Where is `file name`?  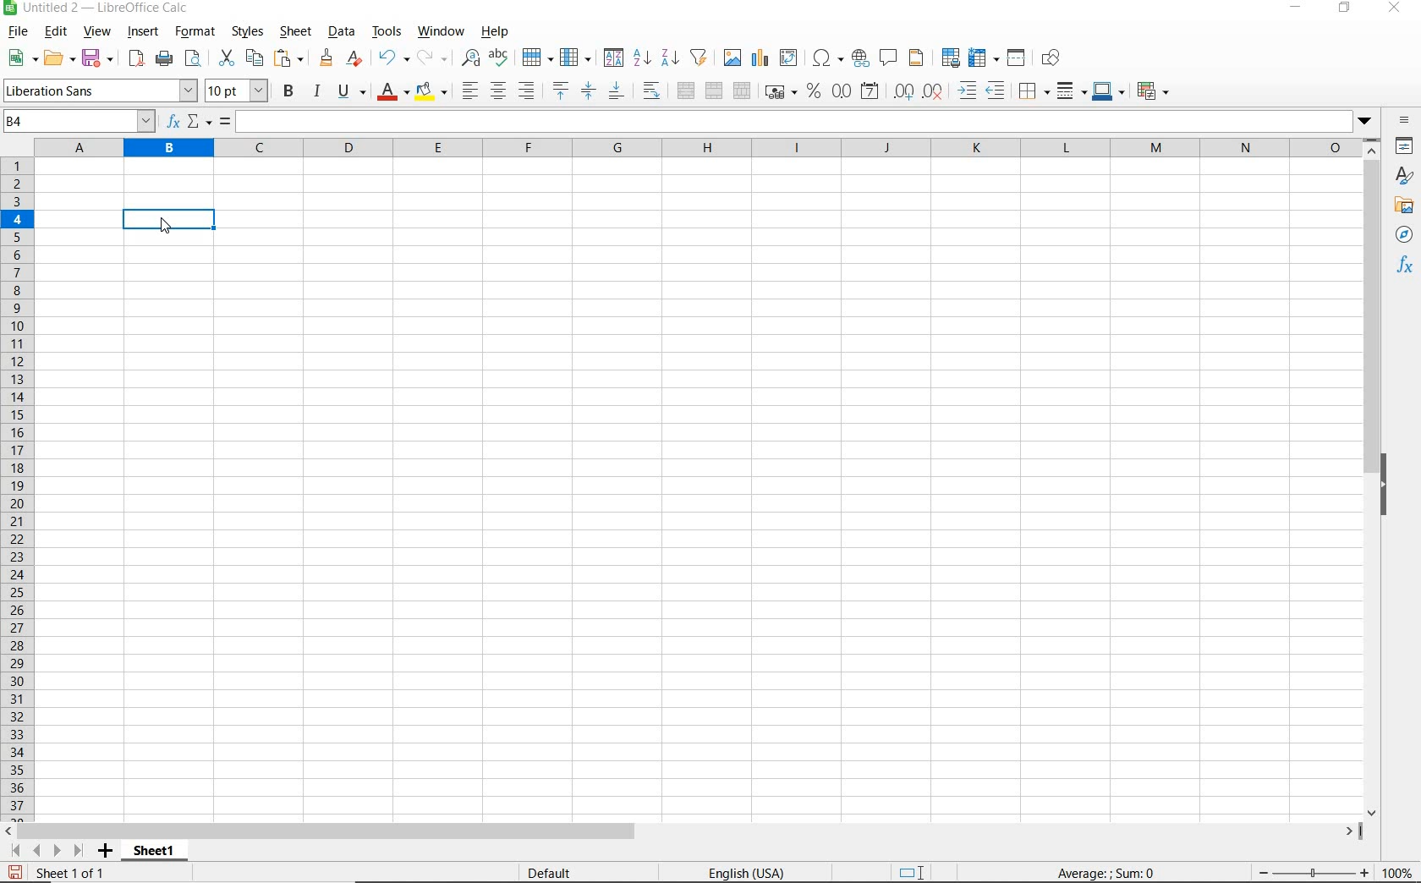
file name is located at coordinates (101, 9).